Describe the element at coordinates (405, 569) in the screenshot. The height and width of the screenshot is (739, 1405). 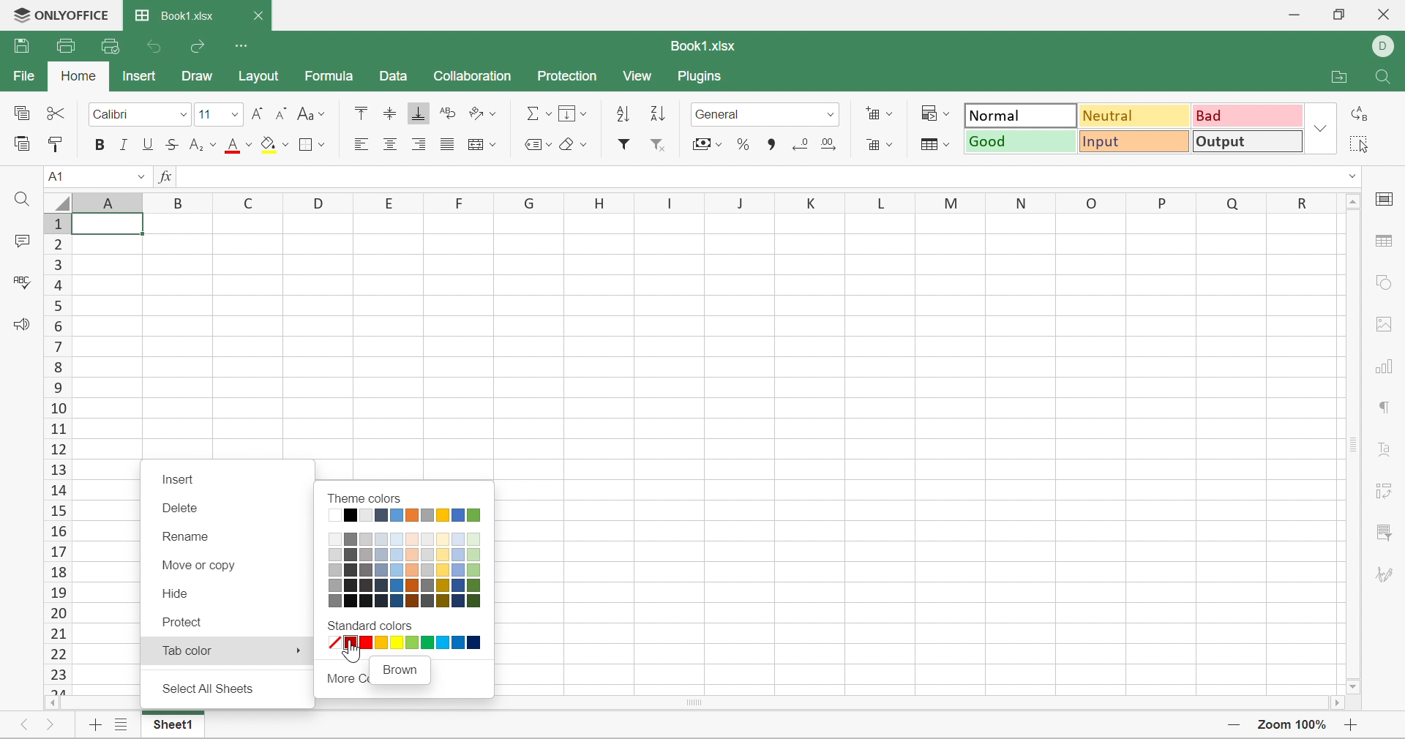
I see `Theme color shades` at that location.